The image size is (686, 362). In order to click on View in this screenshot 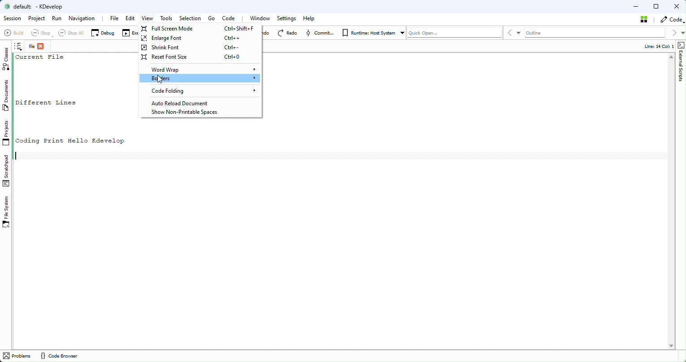, I will do `click(147, 19)`.